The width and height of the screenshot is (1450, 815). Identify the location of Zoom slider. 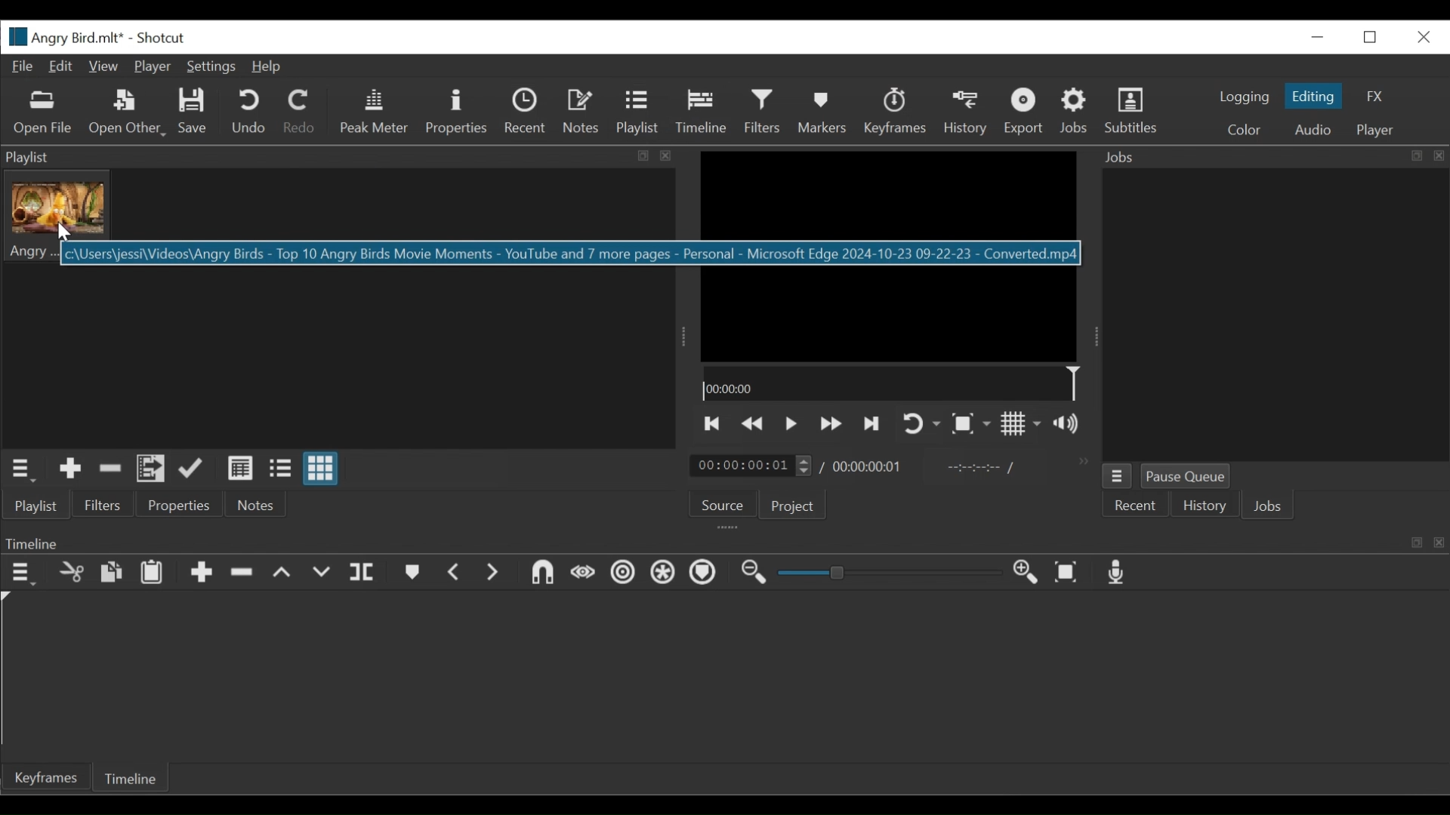
(894, 572).